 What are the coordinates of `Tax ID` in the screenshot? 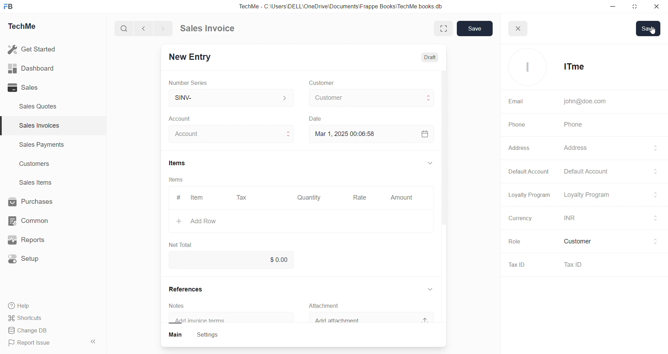 It's located at (517, 265).